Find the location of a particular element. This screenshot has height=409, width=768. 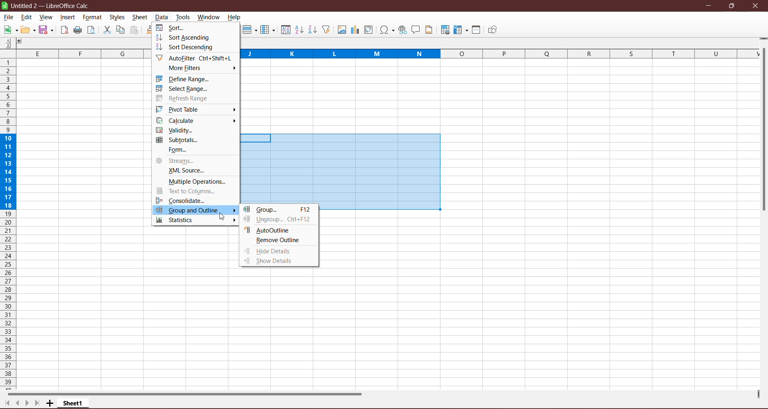

Format is located at coordinates (92, 17).